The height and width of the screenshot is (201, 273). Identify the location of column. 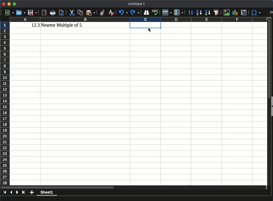
(178, 12).